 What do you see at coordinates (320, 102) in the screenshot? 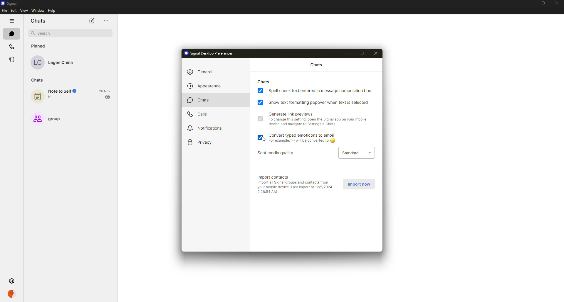
I see `show text formatting popover when text is selected` at bounding box center [320, 102].